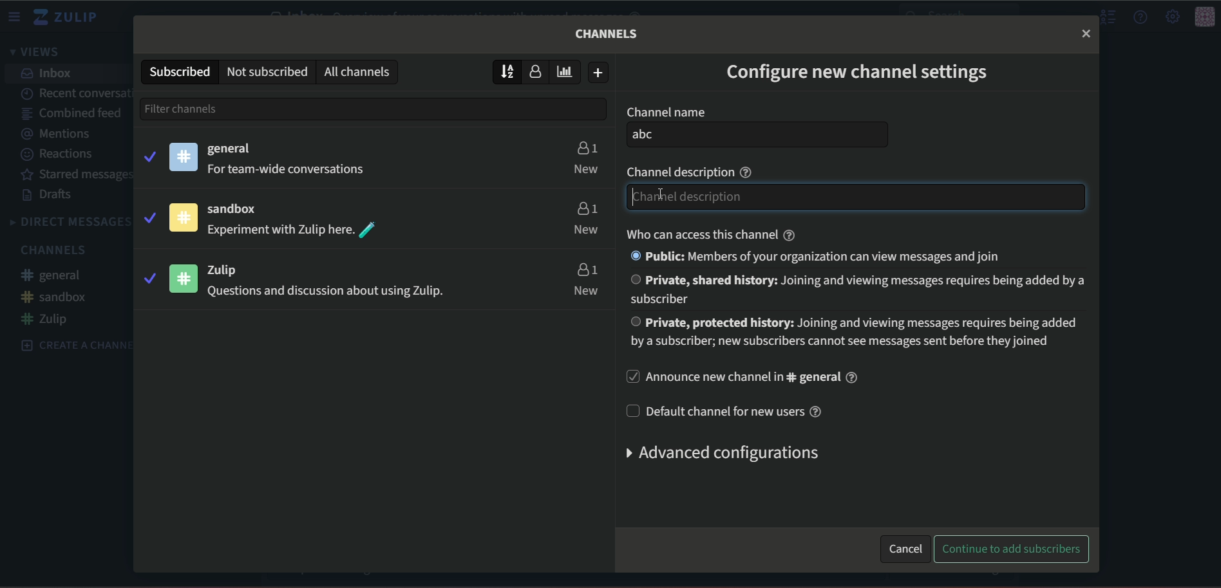 This screenshot has height=588, width=1221. What do you see at coordinates (600, 73) in the screenshot?
I see `add` at bounding box center [600, 73].